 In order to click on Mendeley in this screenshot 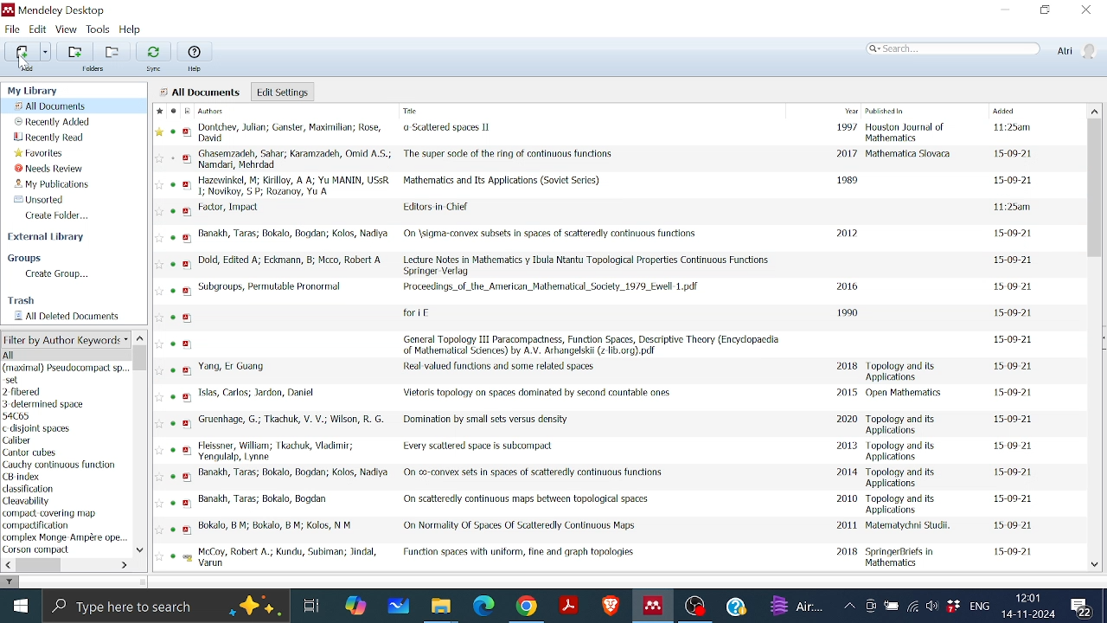, I will do `click(655, 607)`.